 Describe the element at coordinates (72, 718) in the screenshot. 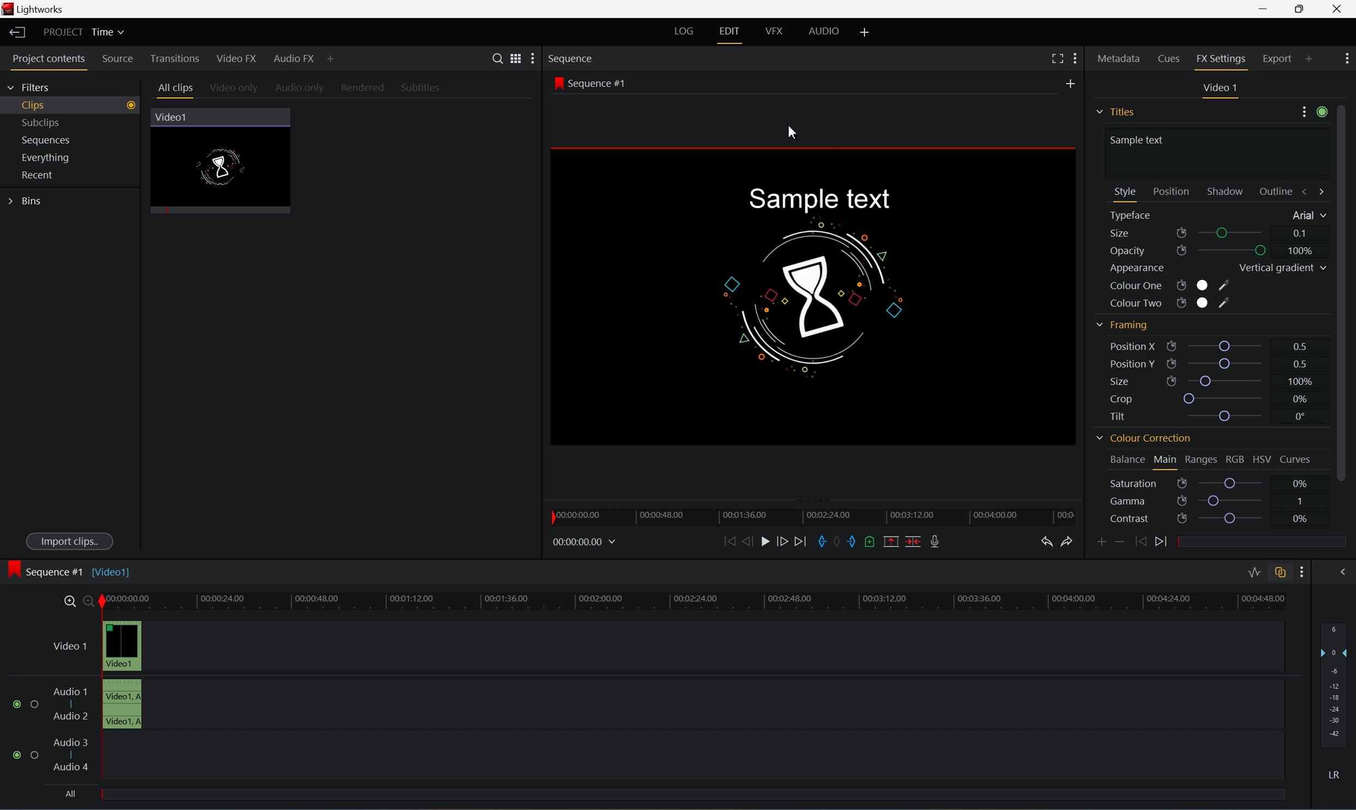

I see `Audio 2` at that location.